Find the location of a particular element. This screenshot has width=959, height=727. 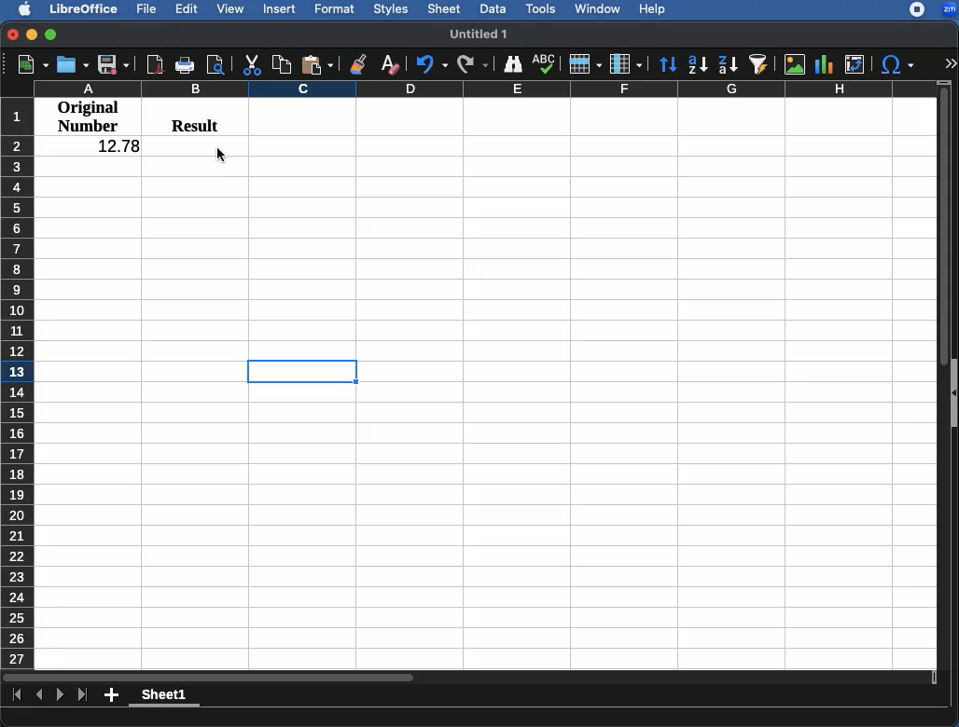

Rows is located at coordinates (18, 383).